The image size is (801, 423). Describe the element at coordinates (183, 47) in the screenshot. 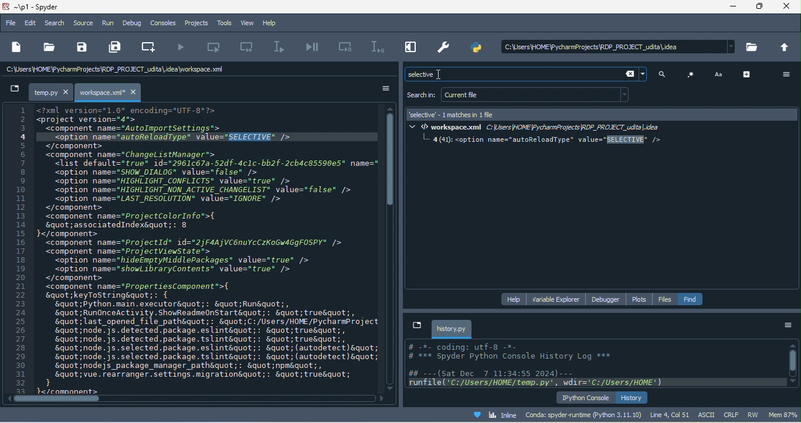

I see `run file` at that location.